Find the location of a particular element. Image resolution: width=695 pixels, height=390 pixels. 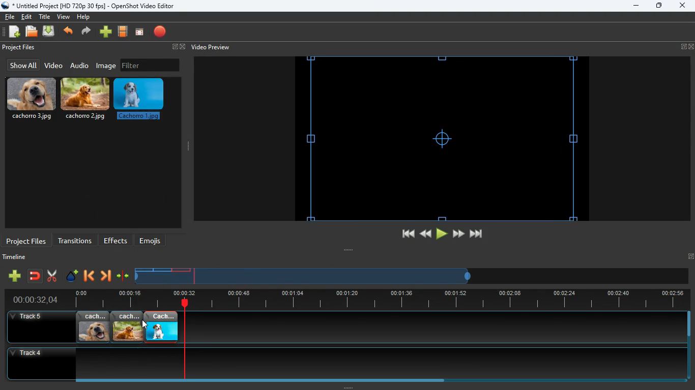

back is located at coordinates (424, 234).